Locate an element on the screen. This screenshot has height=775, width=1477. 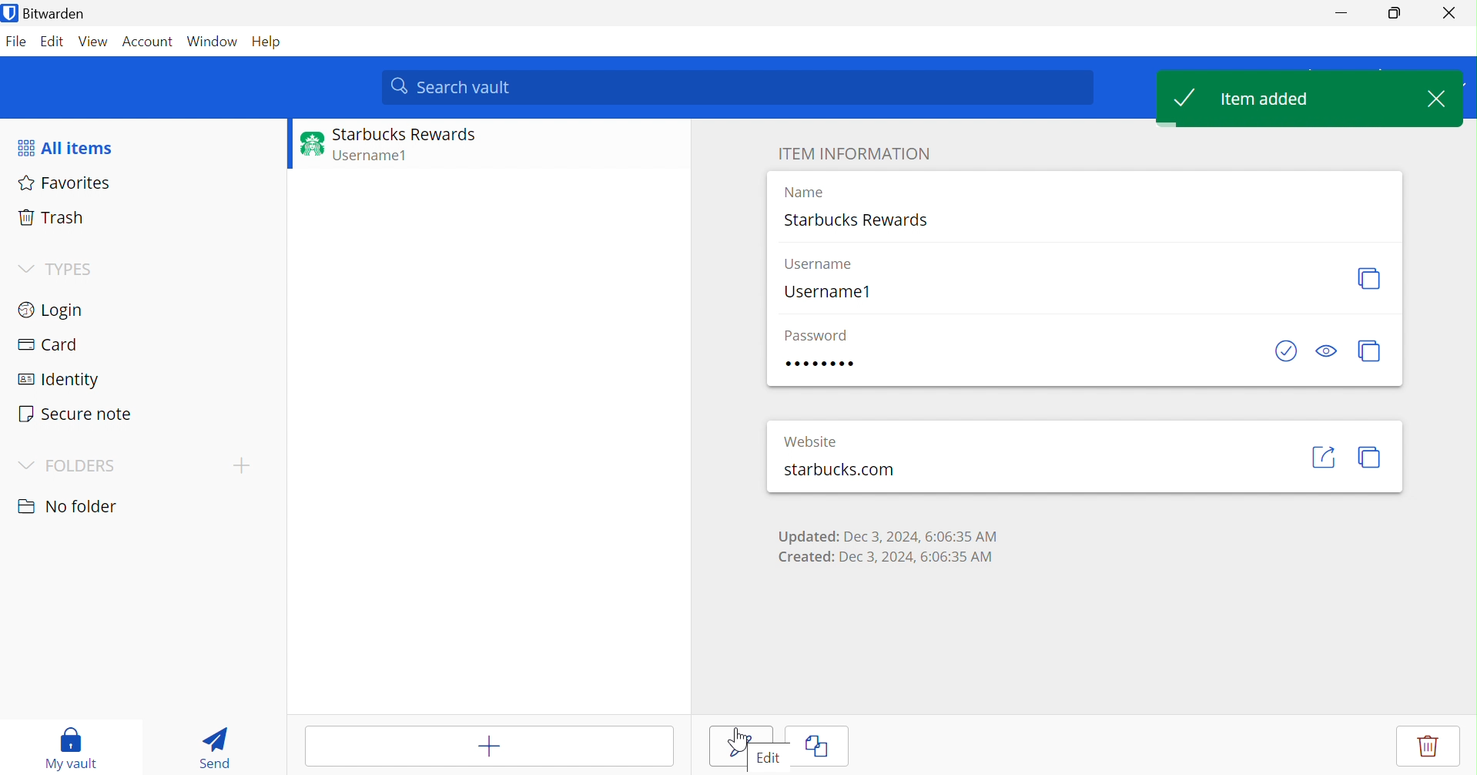
File is located at coordinates (17, 44).